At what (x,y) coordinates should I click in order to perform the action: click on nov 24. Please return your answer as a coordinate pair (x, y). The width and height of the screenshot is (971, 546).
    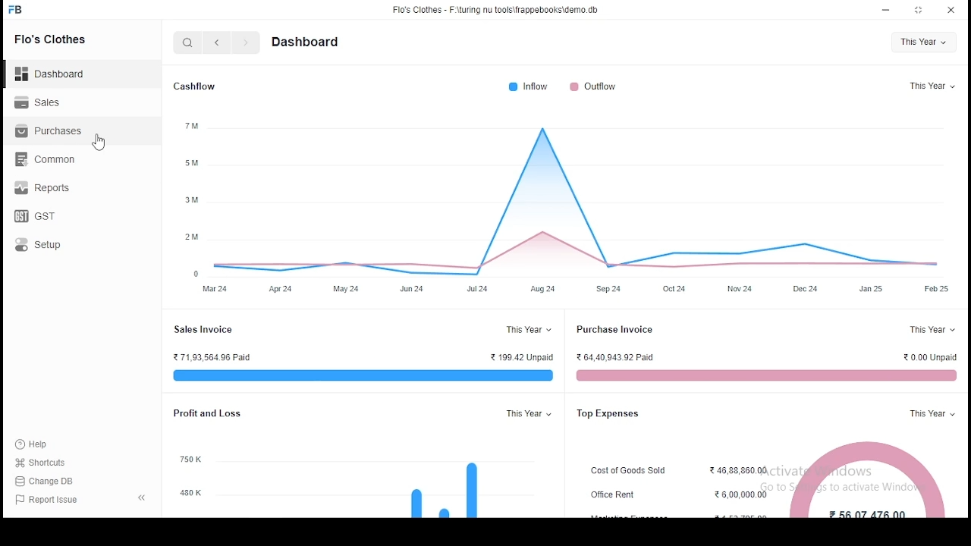
    Looking at the image, I should click on (739, 289).